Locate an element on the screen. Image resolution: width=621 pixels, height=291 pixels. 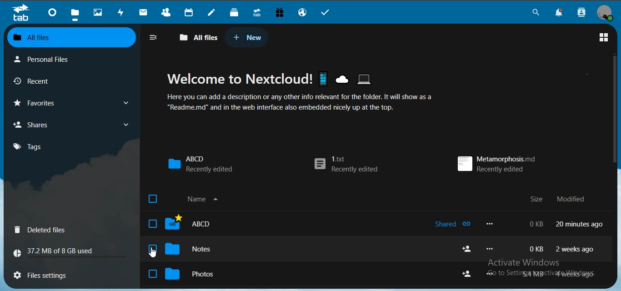
favorites is located at coordinates (74, 101).